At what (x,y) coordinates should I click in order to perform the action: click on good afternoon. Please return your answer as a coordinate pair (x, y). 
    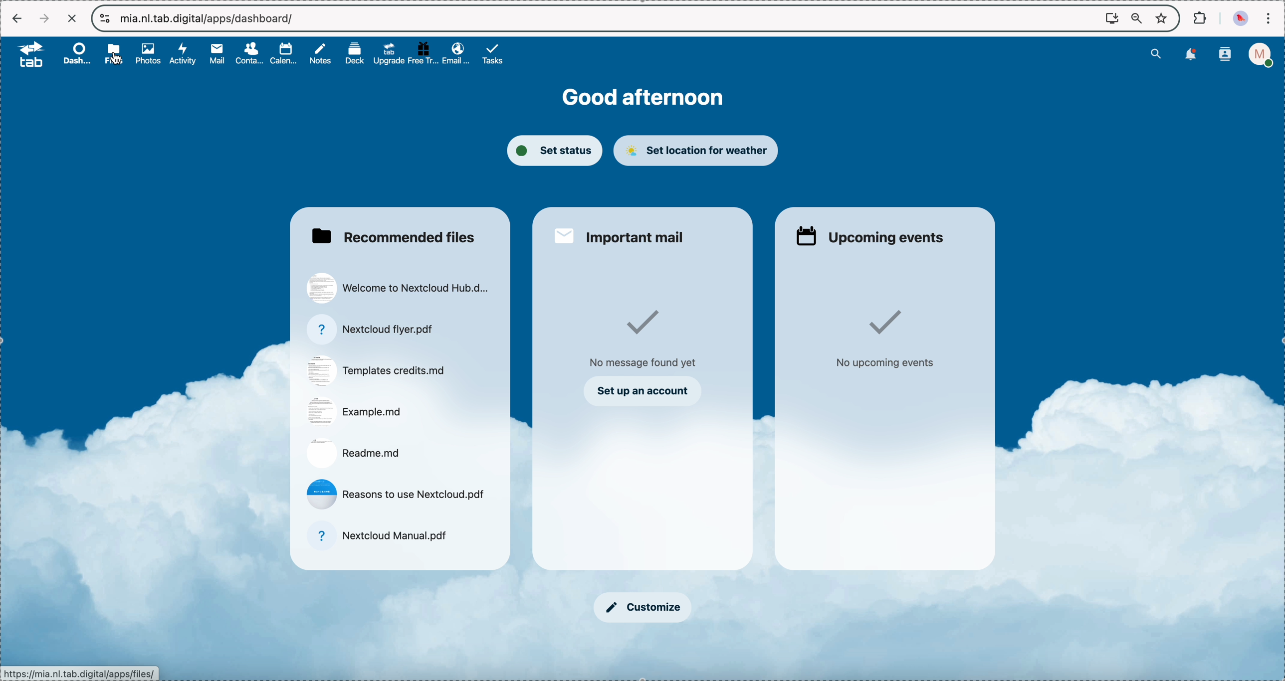
    Looking at the image, I should click on (645, 97).